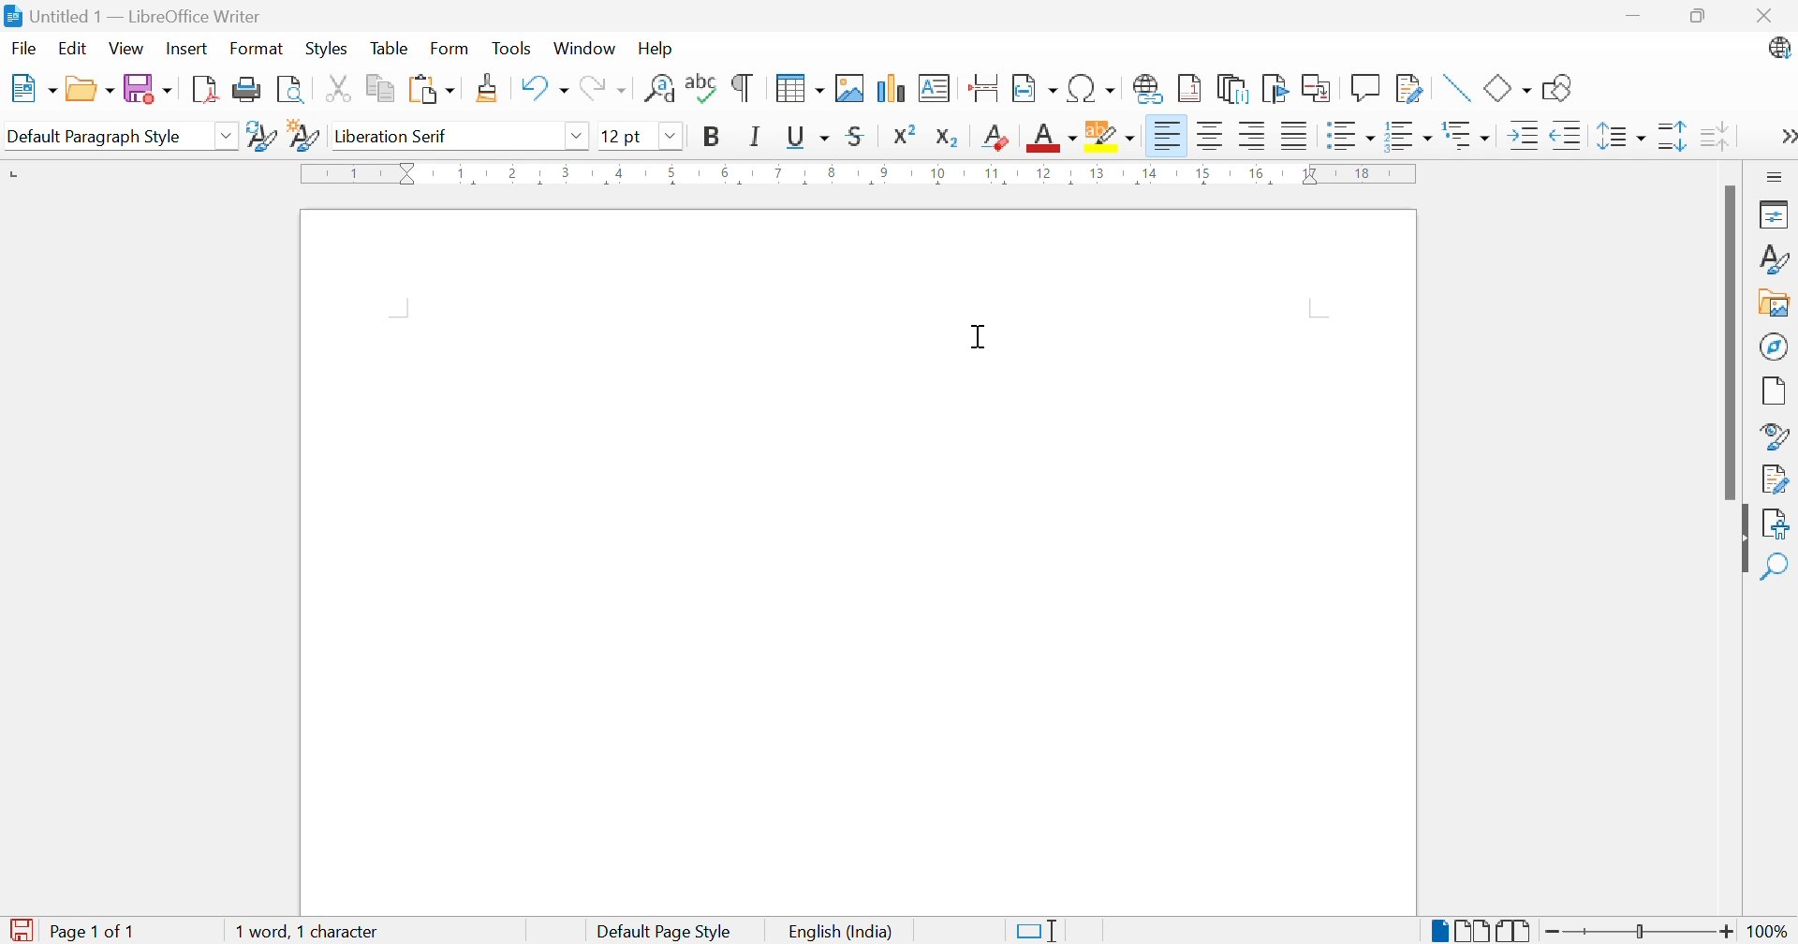 The width and height of the screenshot is (1798, 944). What do you see at coordinates (800, 90) in the screenshot?
I see `Insert Table` at bounding box center [800, 90].